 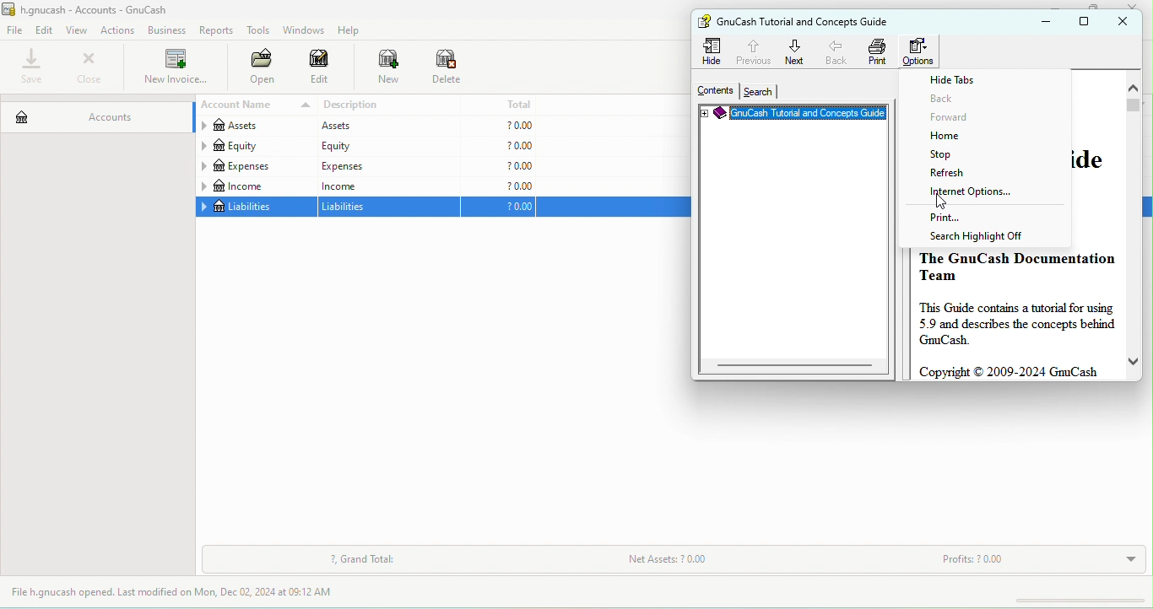 What do you see at coordinates (1128, 22) in the screenshot?
I see `close` at bounding box center [1128, 22].